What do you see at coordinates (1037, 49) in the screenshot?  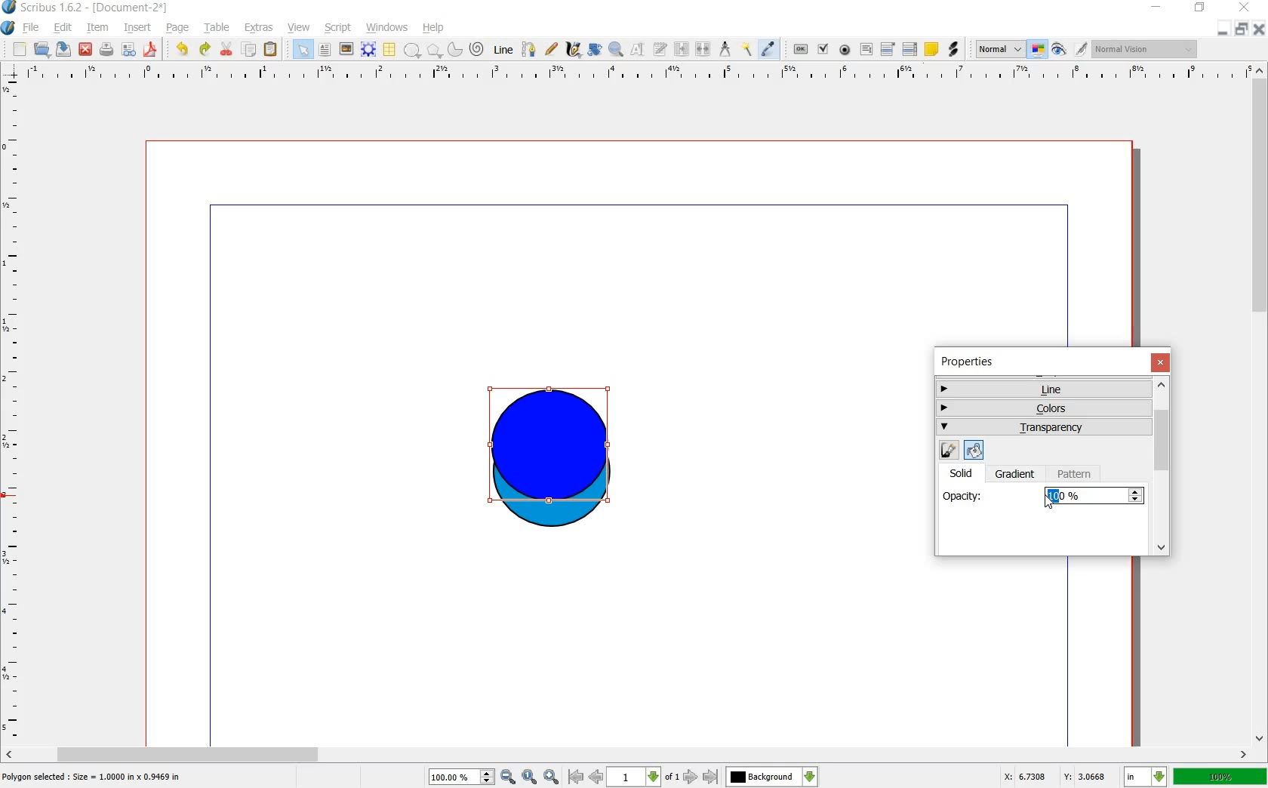 I see `toggle color management system` at bounding box center [1037, 49].